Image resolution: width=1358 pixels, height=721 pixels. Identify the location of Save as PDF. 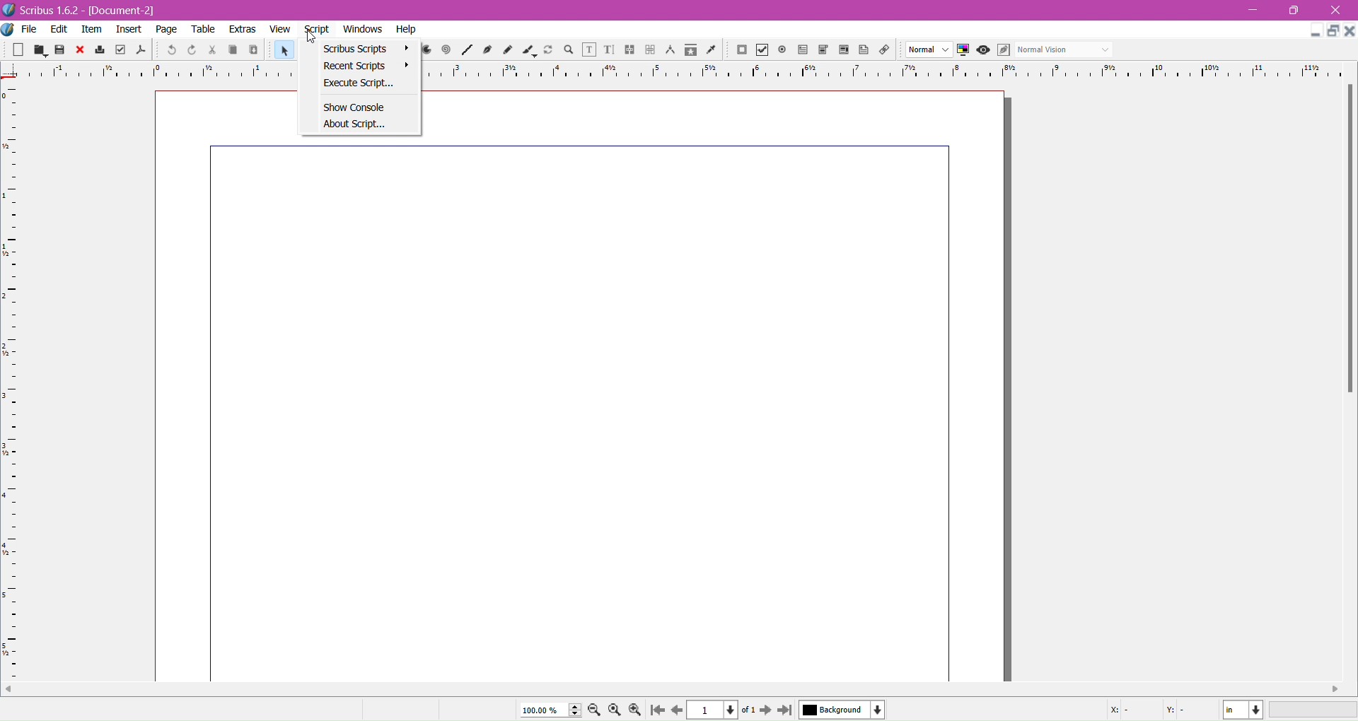
(141, 50).